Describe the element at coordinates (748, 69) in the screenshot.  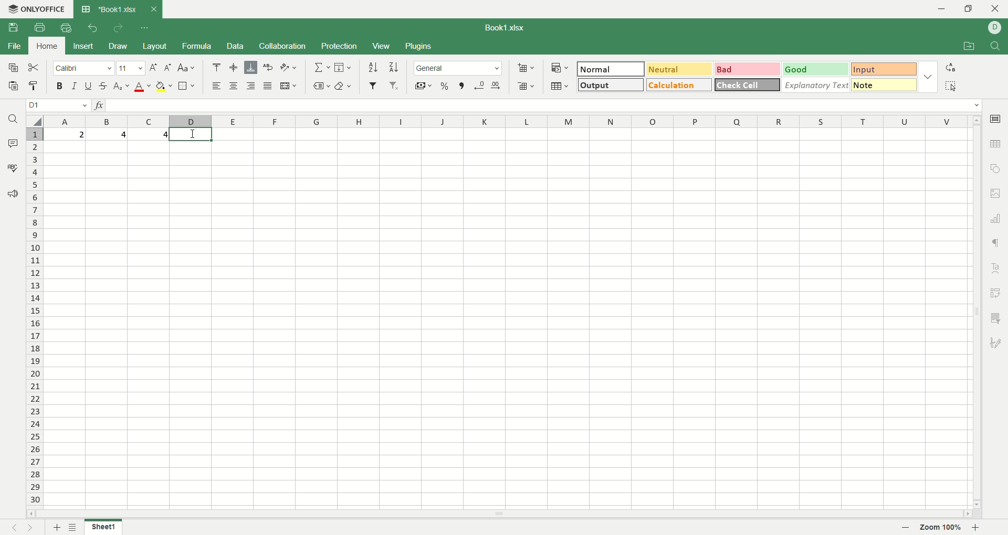
I see `bad` at that location.